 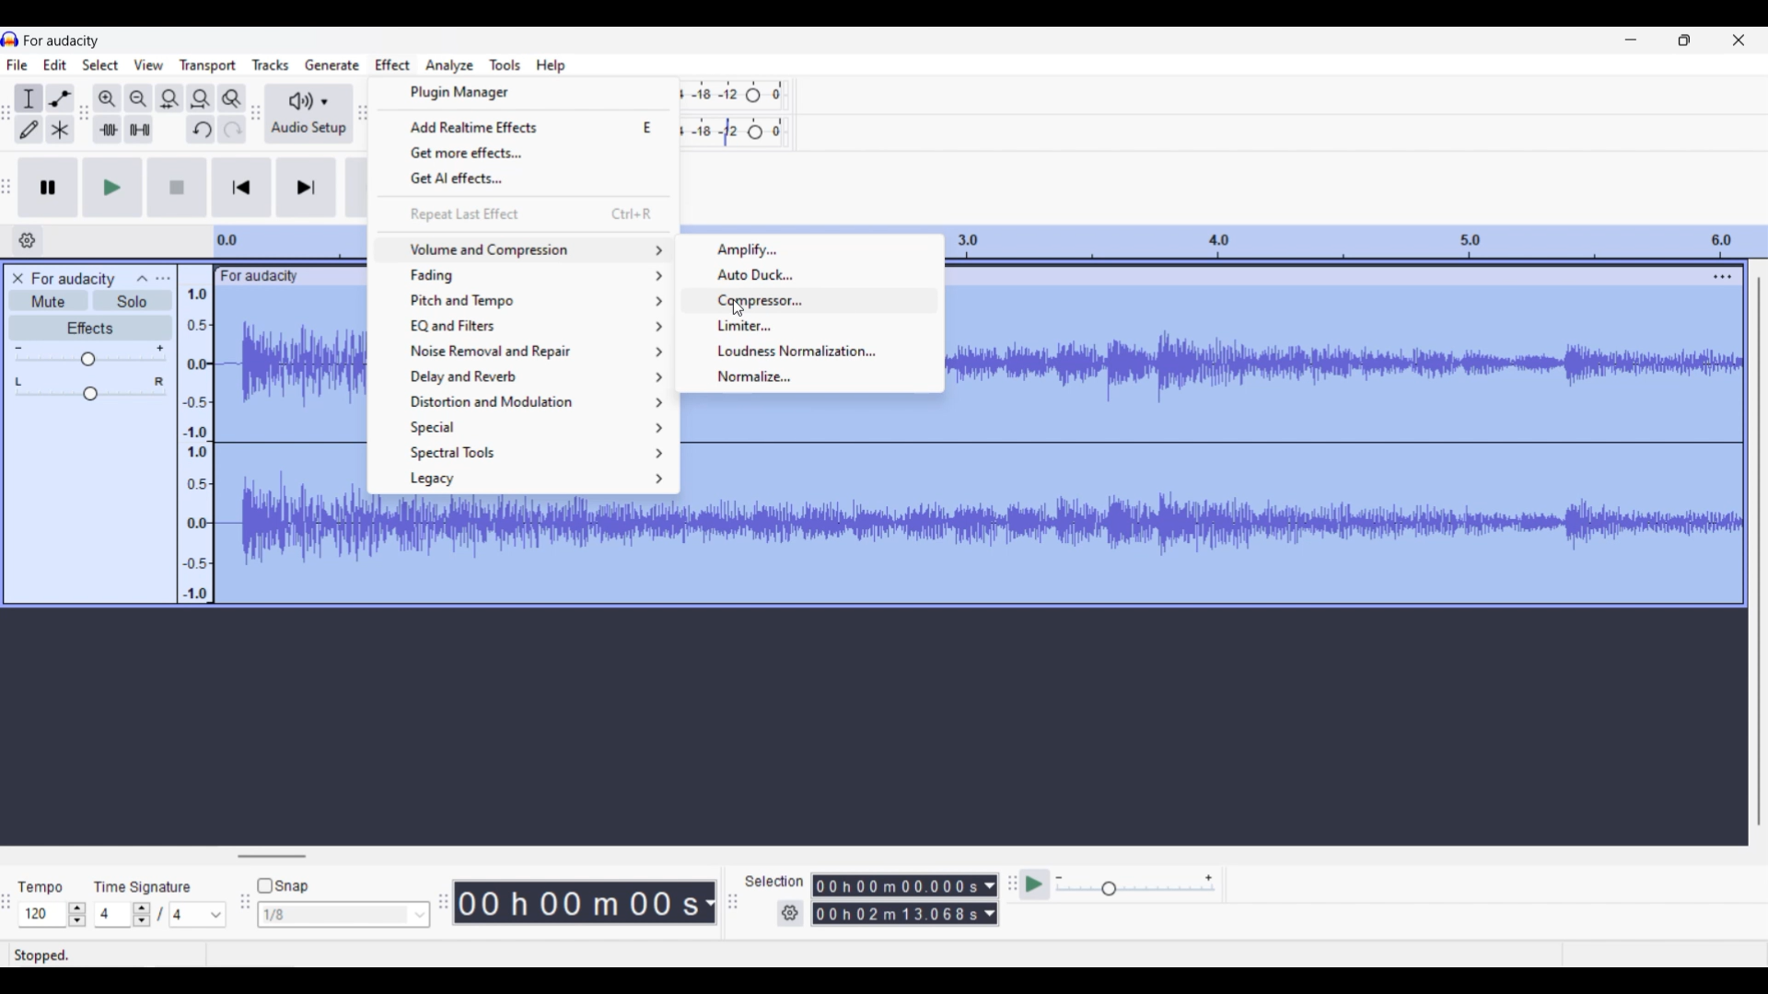 What do you see at coordinates (134, 300) in the screenshot?
I see `Solo` at bounding box center [134, 300].